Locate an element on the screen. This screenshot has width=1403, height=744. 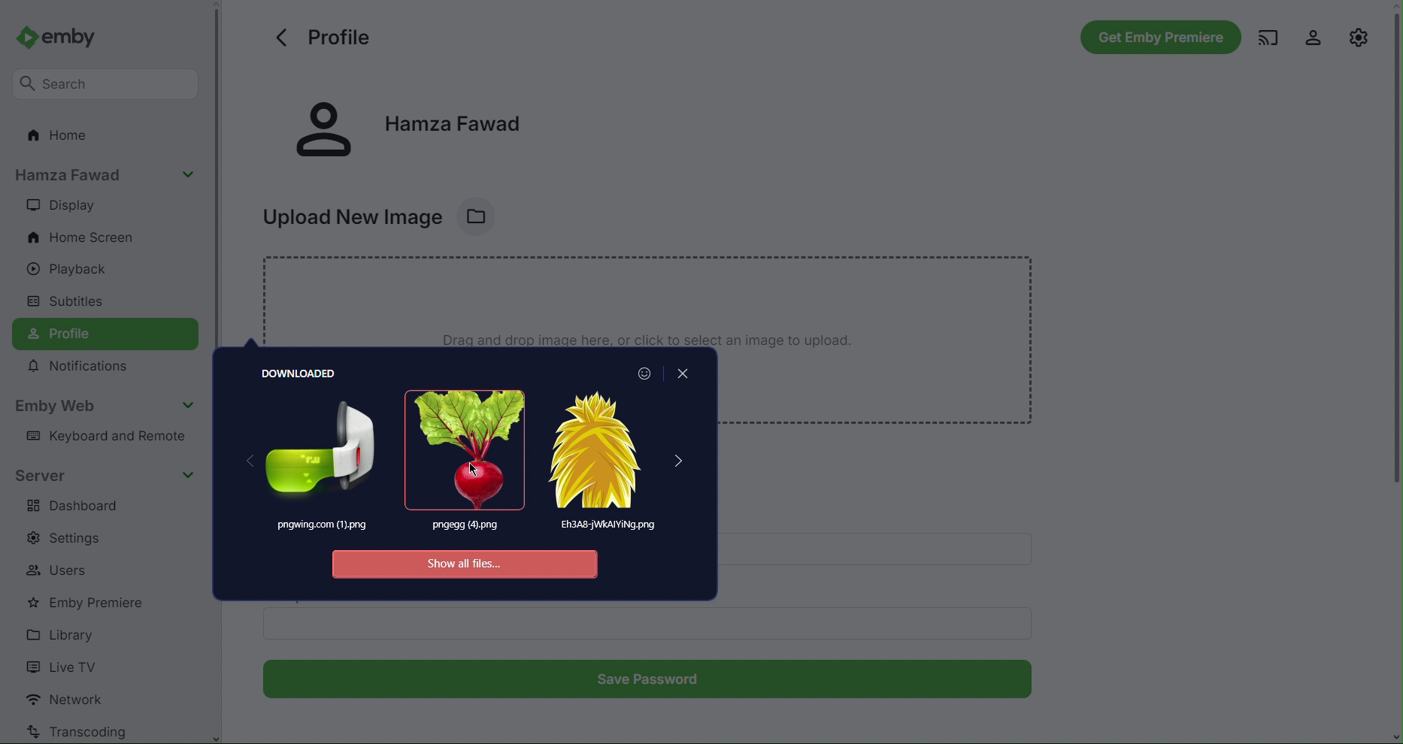
Dashboard is located at coordinates (77, 508).